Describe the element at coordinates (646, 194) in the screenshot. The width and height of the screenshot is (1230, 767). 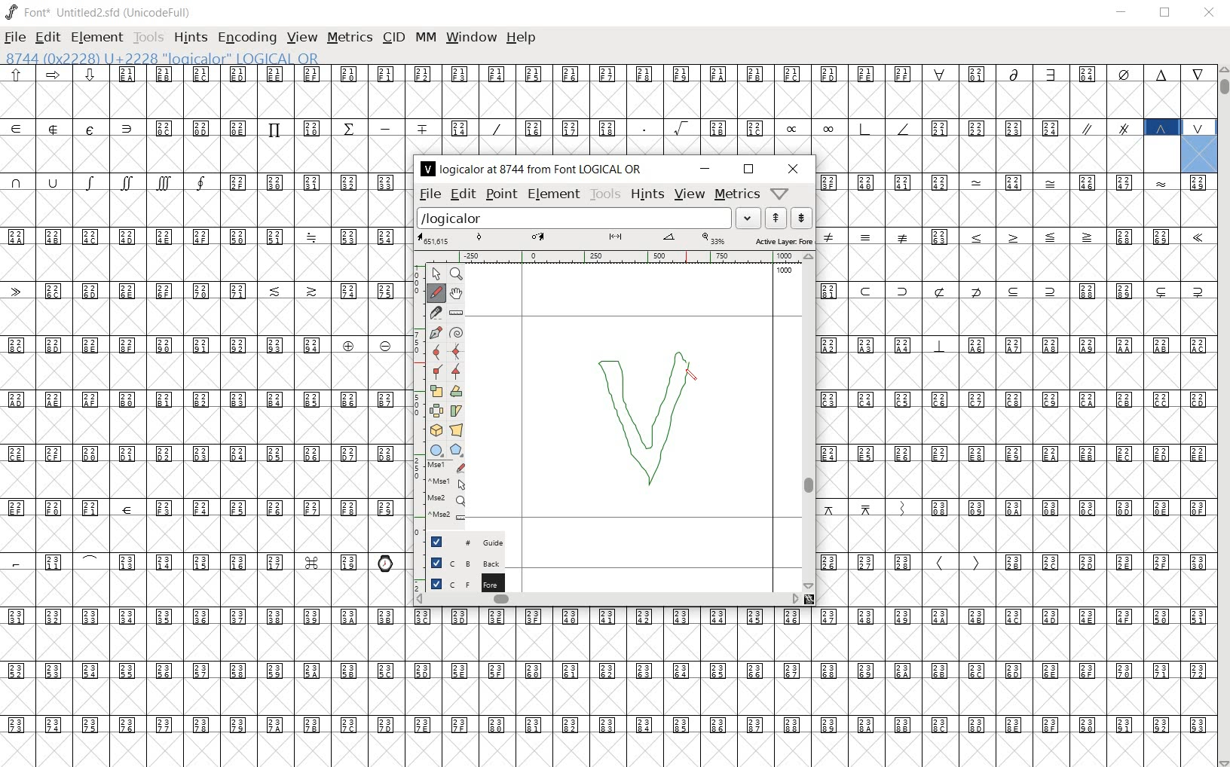
I see `hints` at that location.